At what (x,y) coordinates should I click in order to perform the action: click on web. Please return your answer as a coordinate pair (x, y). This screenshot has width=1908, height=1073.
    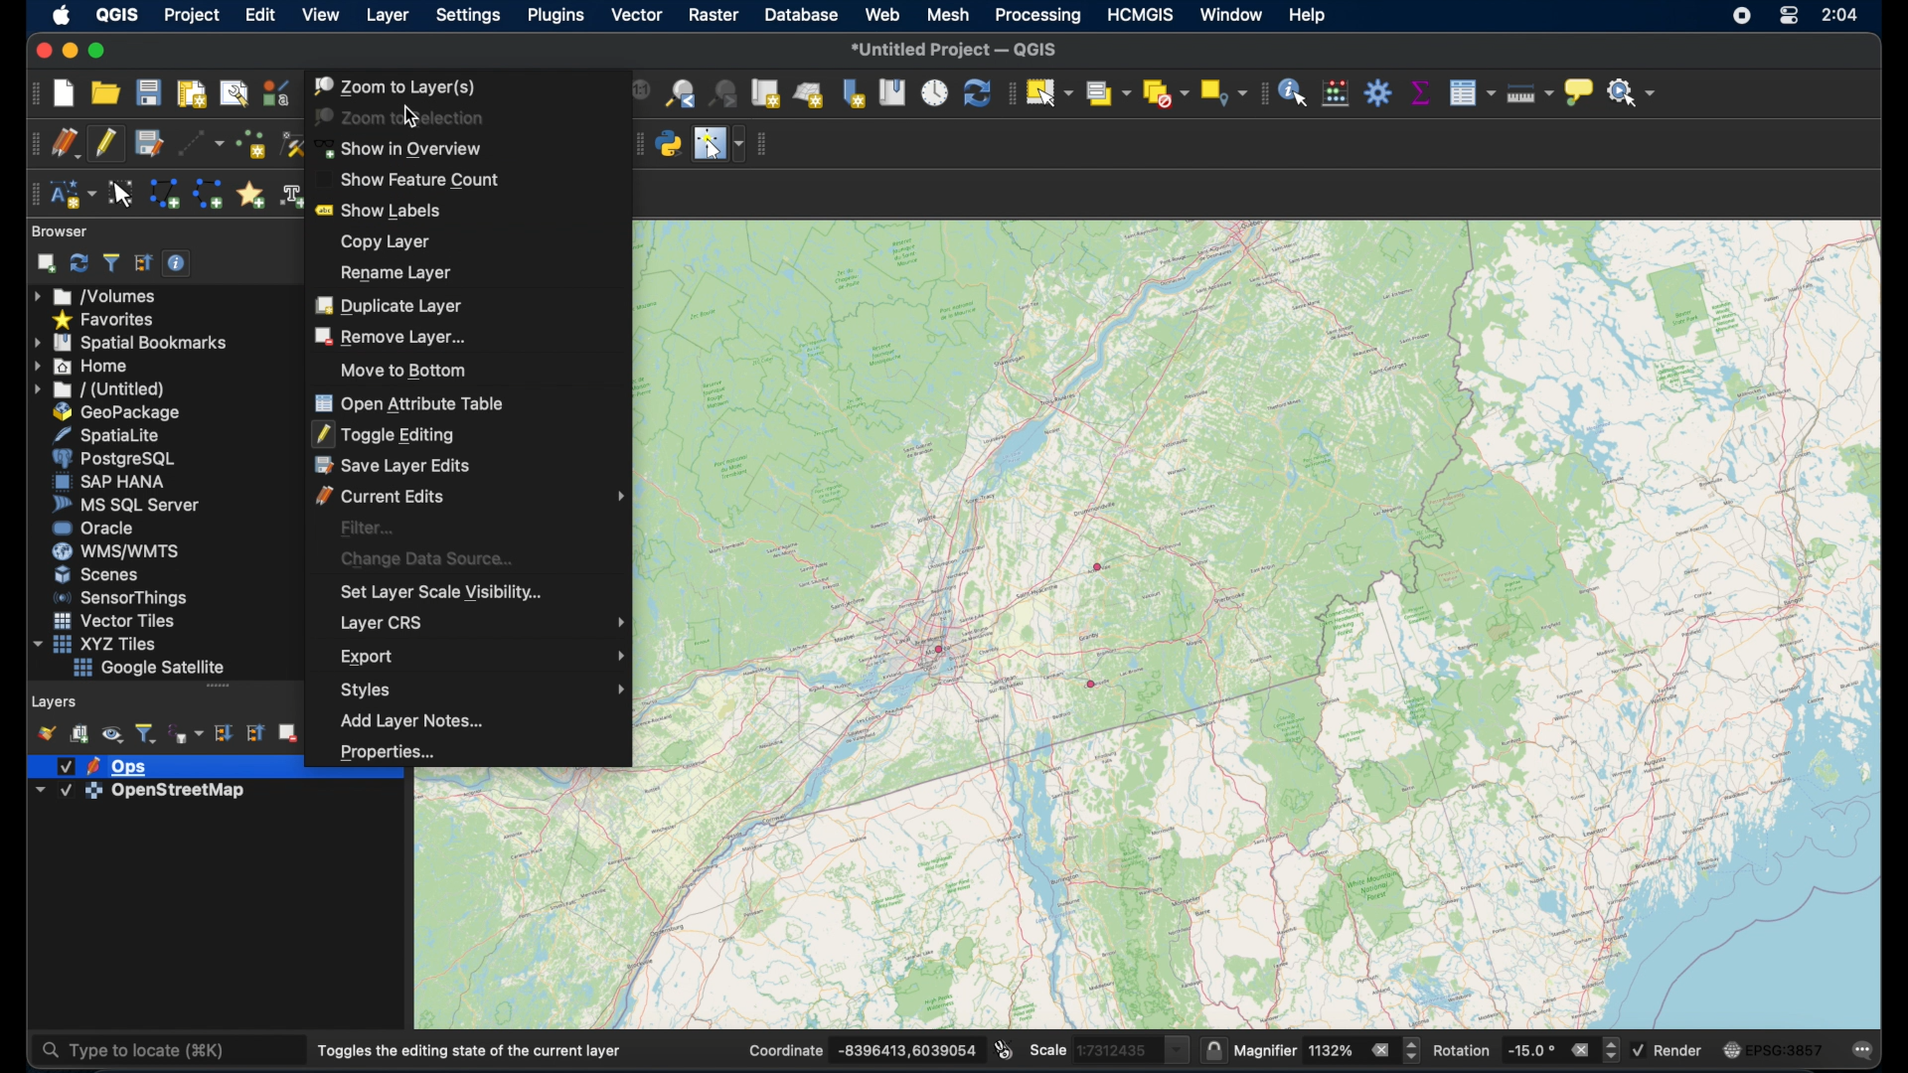
    Looking at the image, I should click on (883, 16).